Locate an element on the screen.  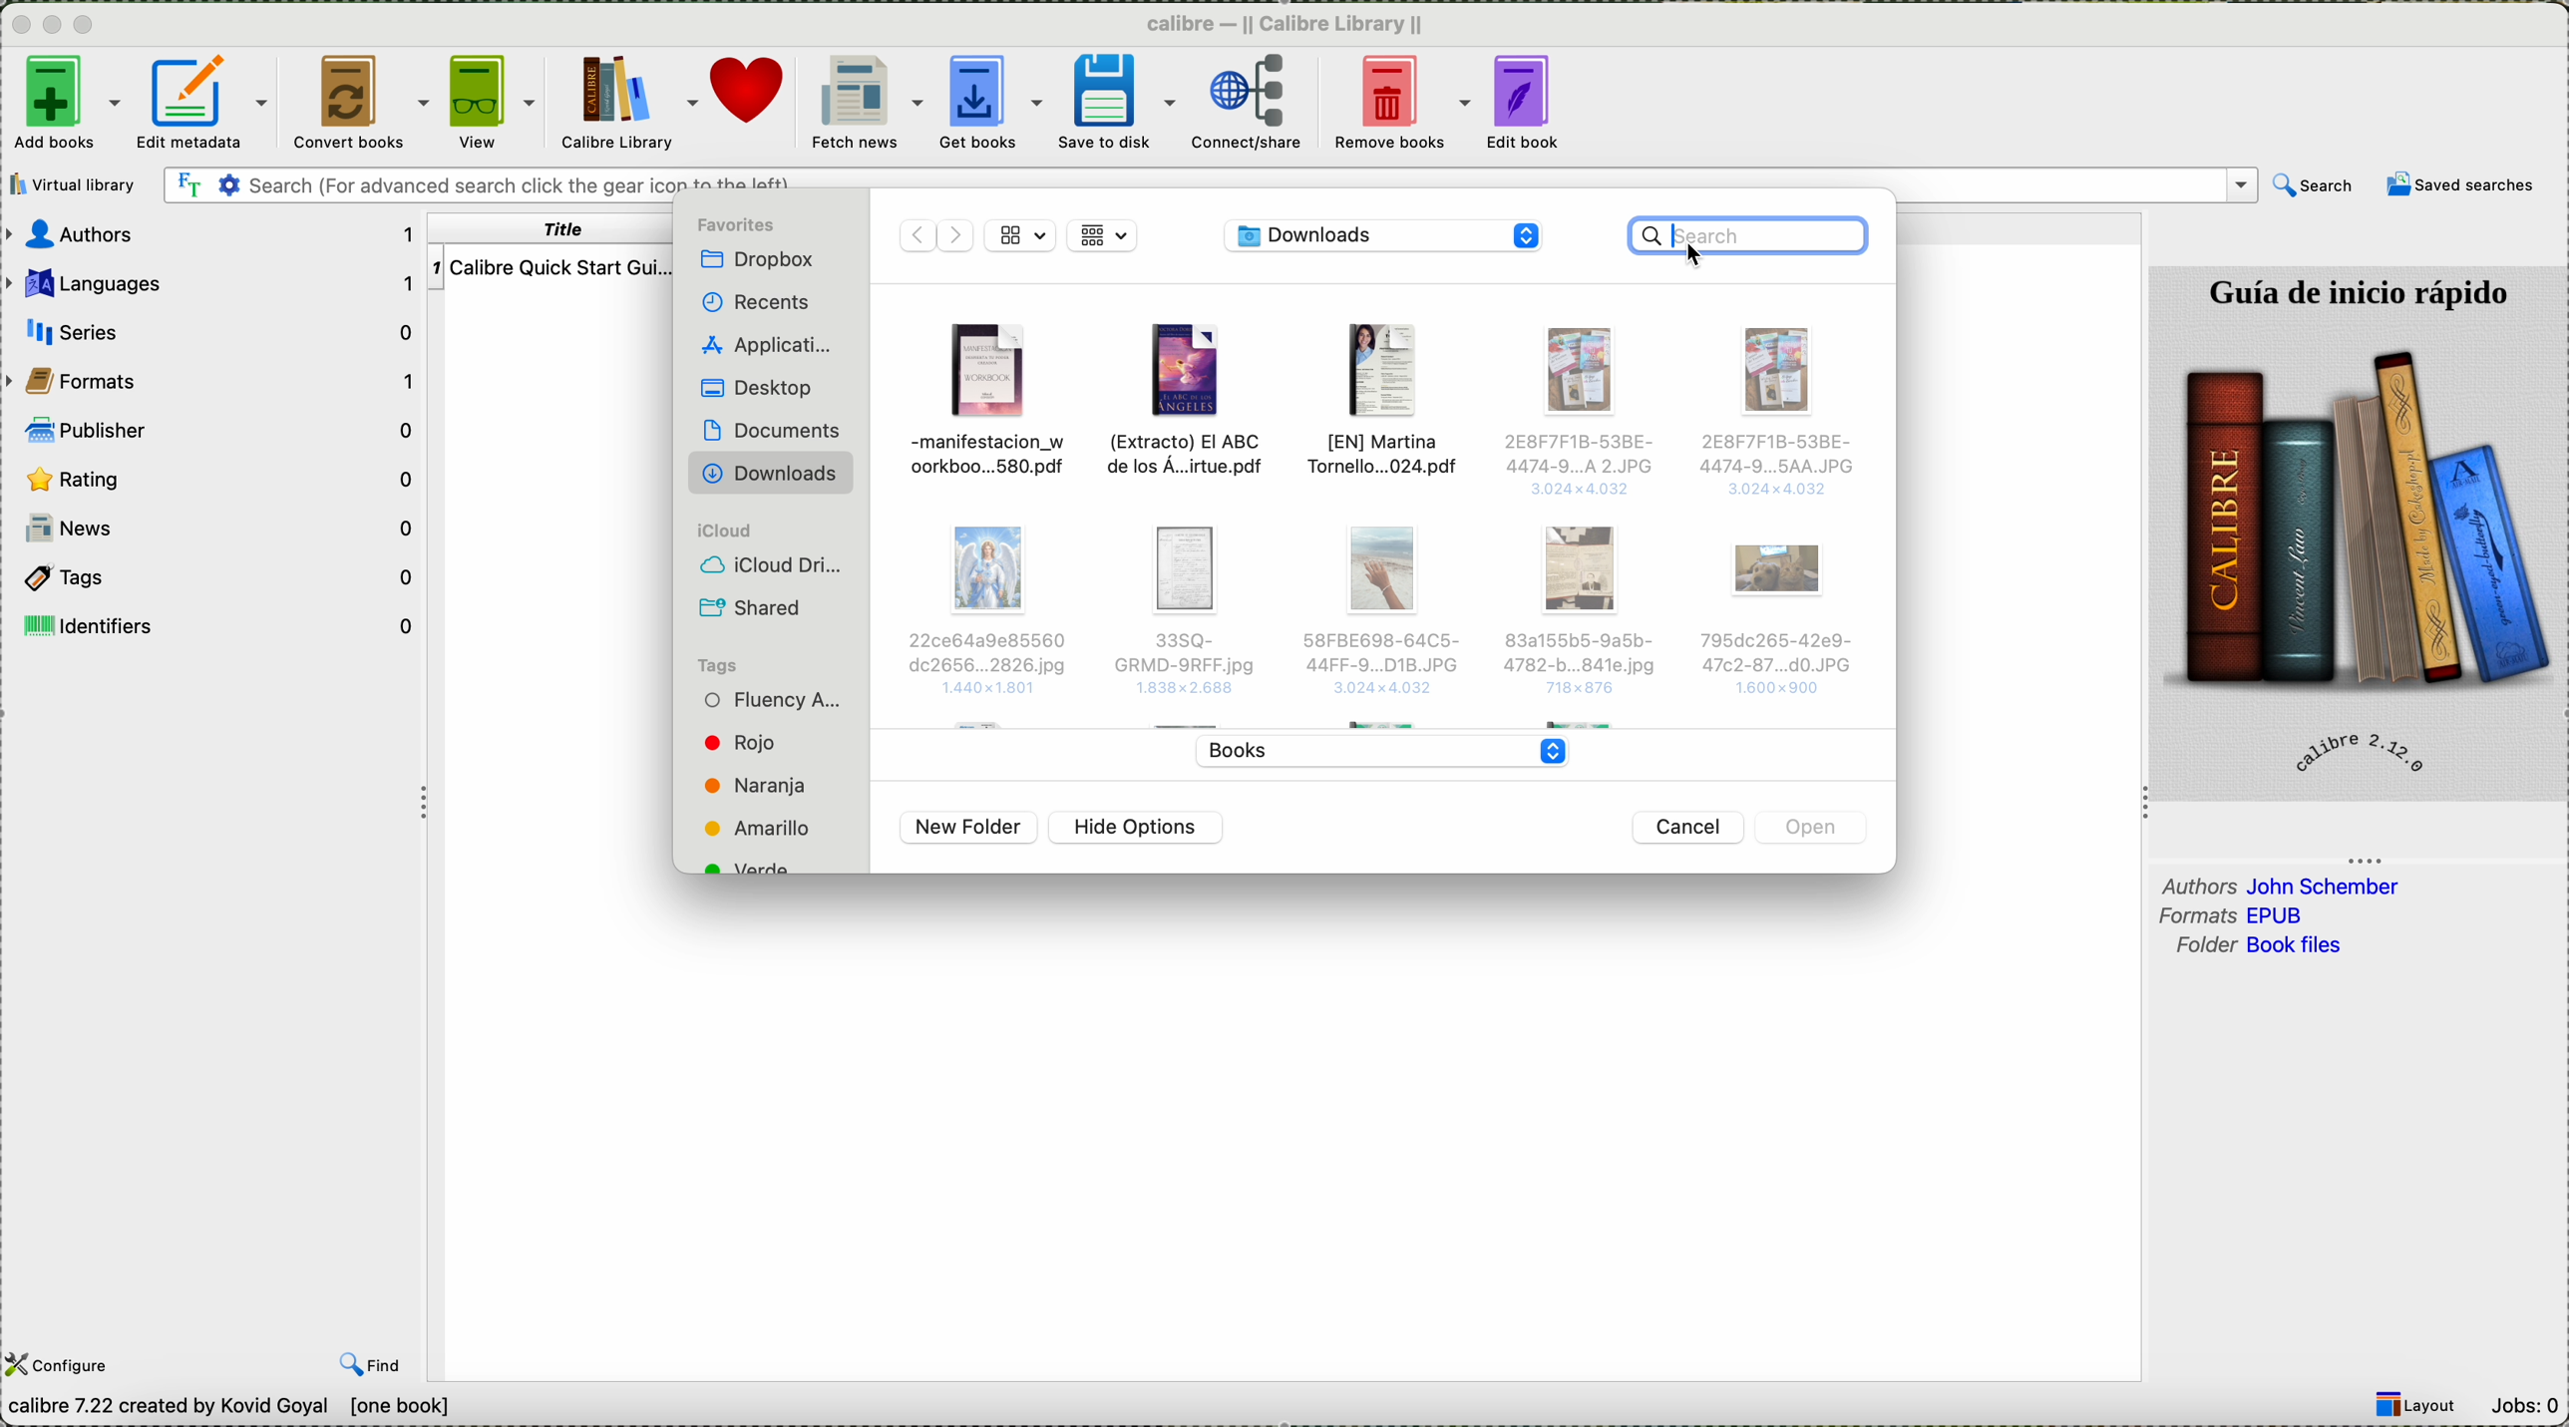
downloads is located at coordinates (771, 473).